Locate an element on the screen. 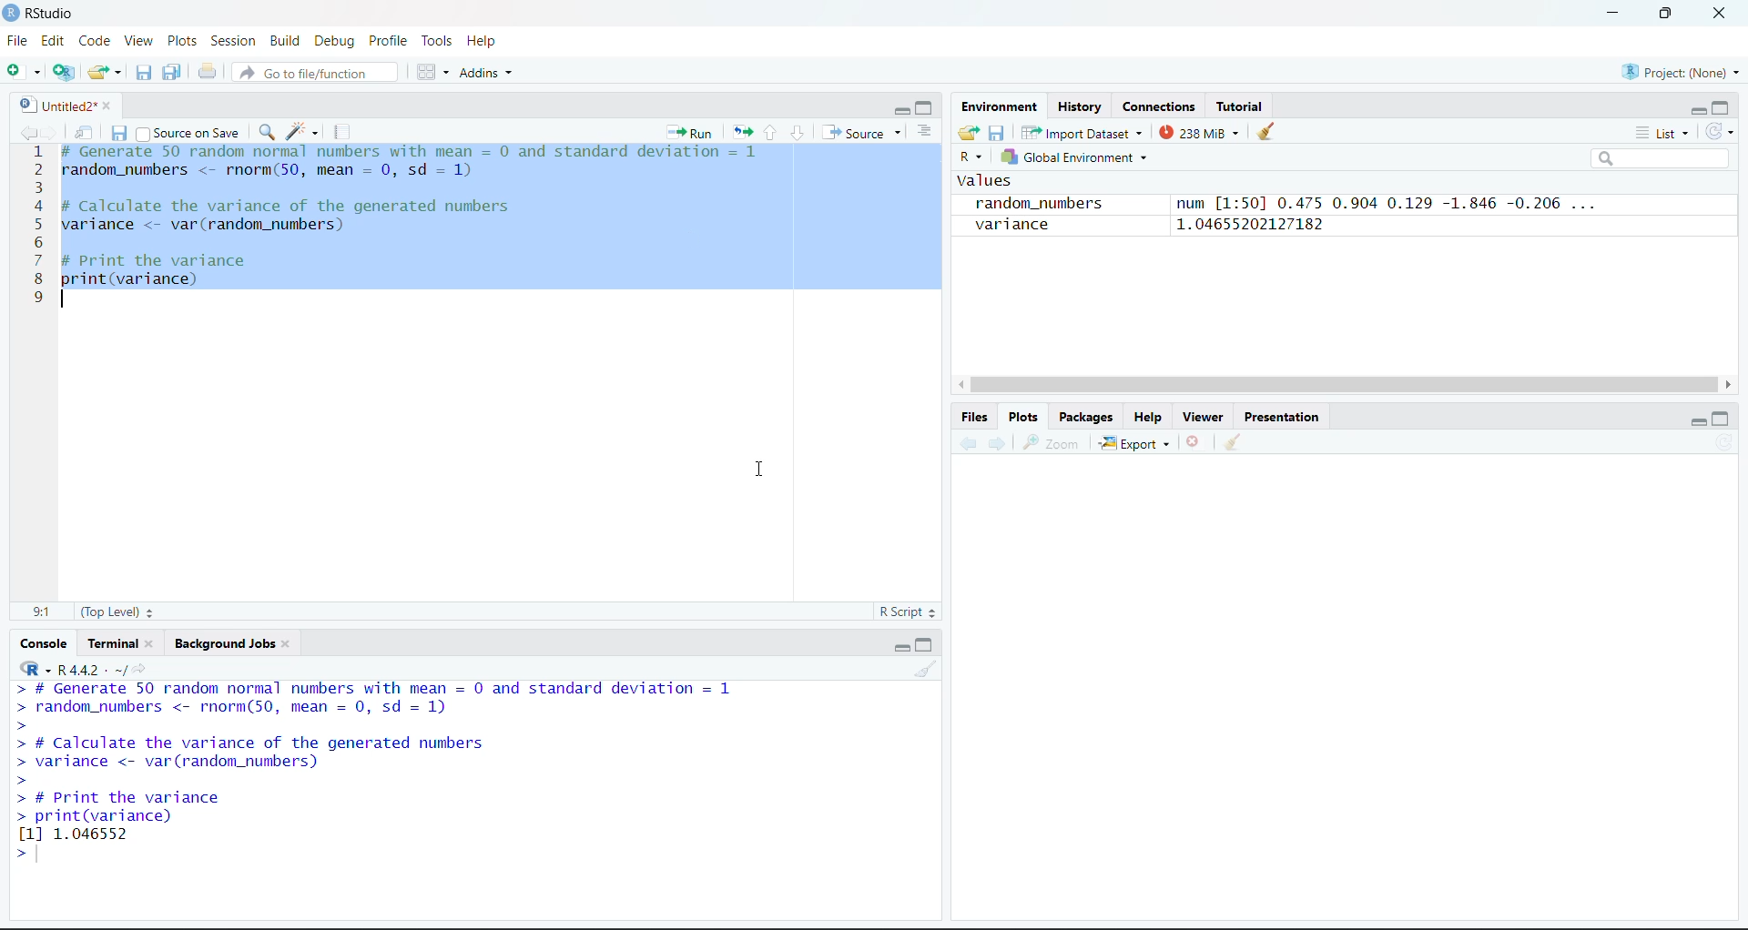 Image resolution: width=1748 pixels, height=930 pixels. Terminal is located at coordinates (112, 643).